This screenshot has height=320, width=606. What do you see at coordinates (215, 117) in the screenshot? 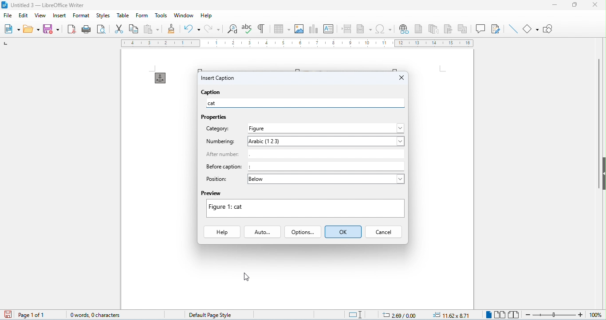
I see `properties` at bounding box center [215, 117].